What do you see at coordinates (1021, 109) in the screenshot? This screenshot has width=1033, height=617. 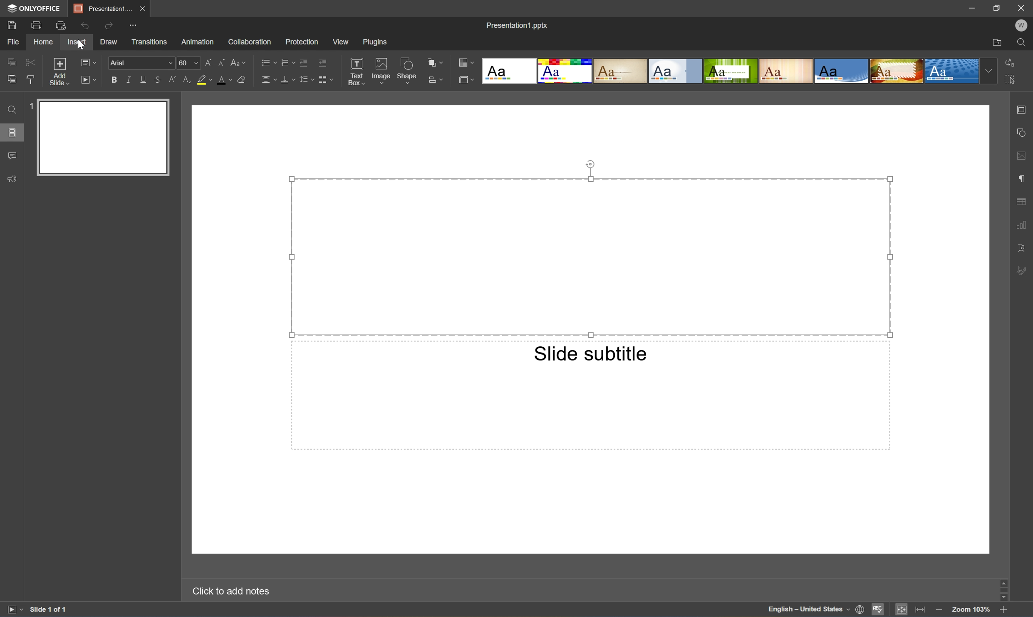 I see `Slide settings` at bounding box center [1021, 109].